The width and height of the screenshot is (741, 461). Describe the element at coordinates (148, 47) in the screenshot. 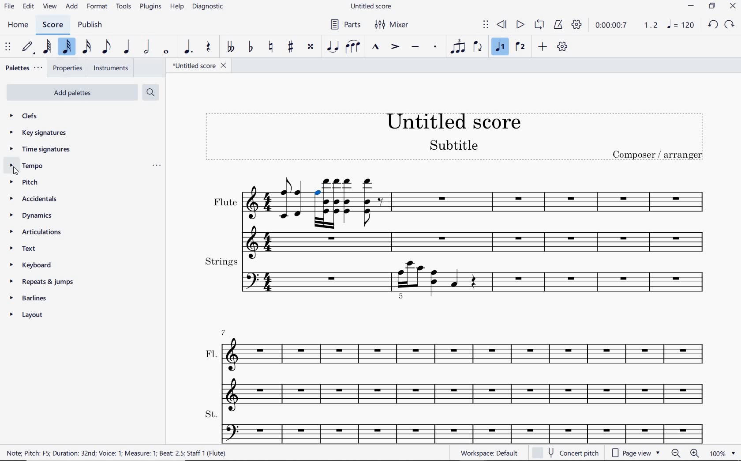

I see `HALF NOTE` at that location.